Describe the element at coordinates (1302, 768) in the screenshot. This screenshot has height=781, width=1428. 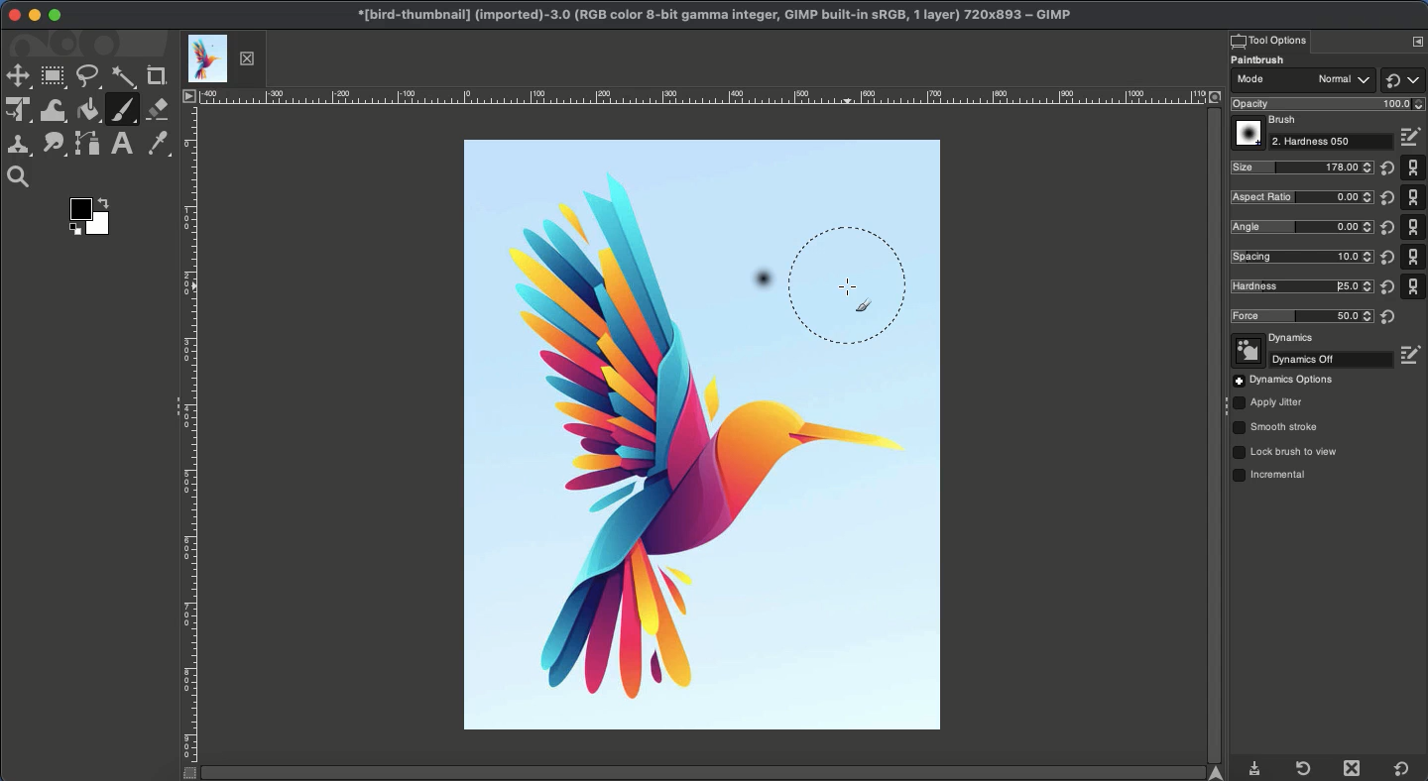
I see `Refresh` at that location.